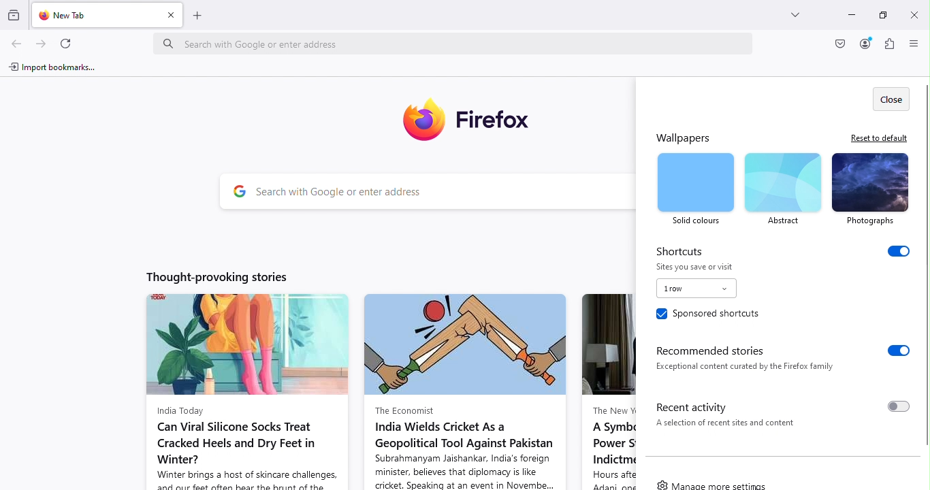  Describe the element at coordinates (695, 188) in the screenshot. I see `Solid colors` at that location.